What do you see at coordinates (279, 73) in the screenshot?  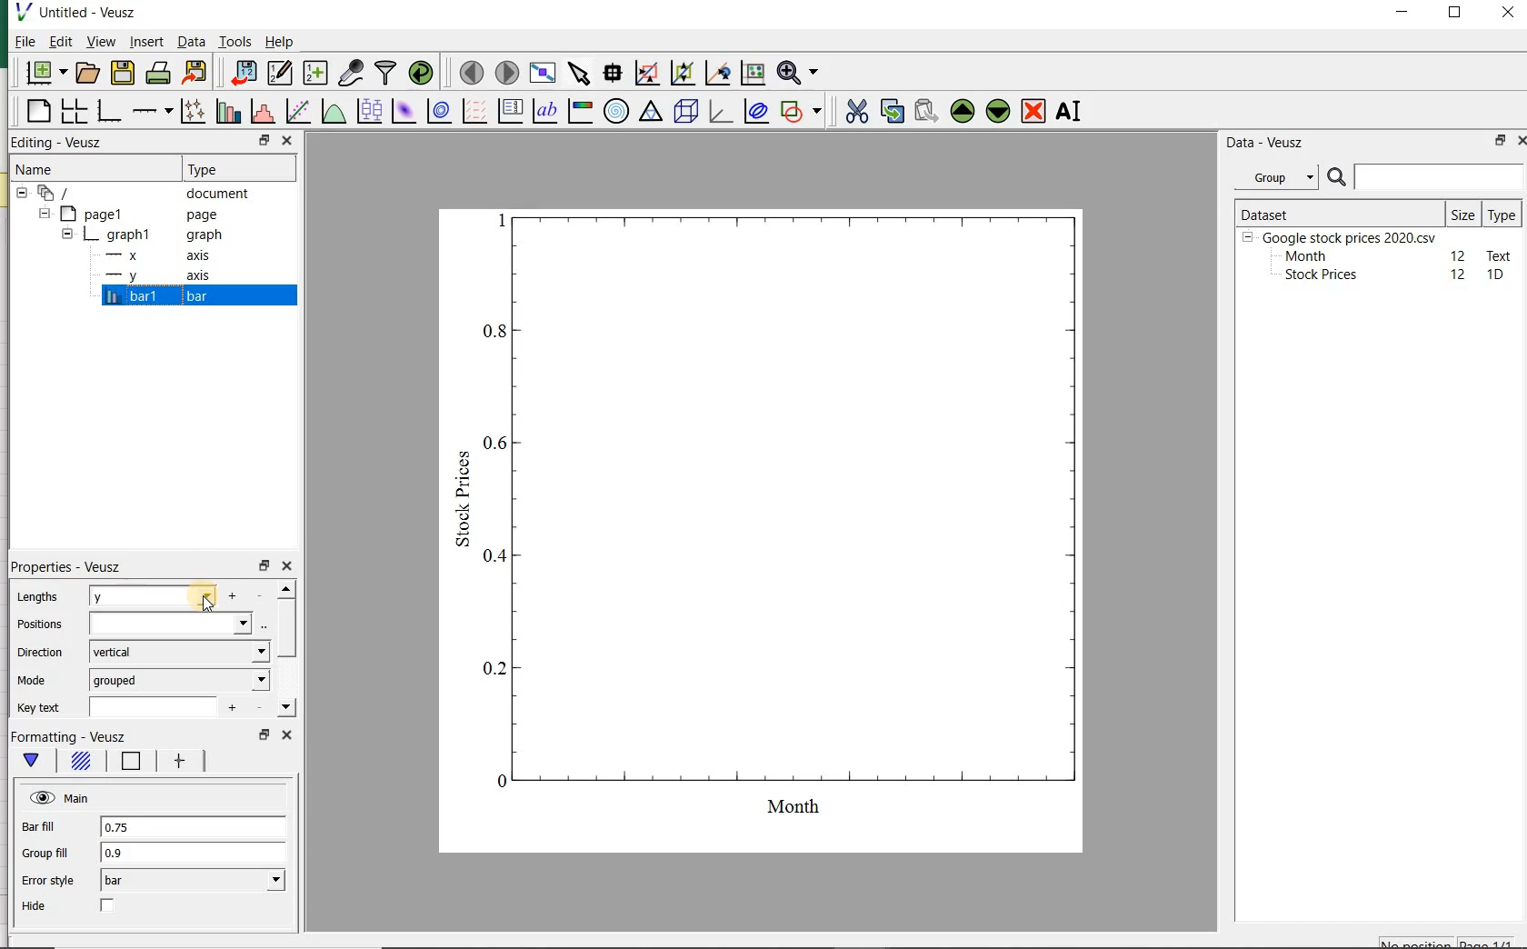 I see `edit and enter new datasets` at bounding box center [279, 73].